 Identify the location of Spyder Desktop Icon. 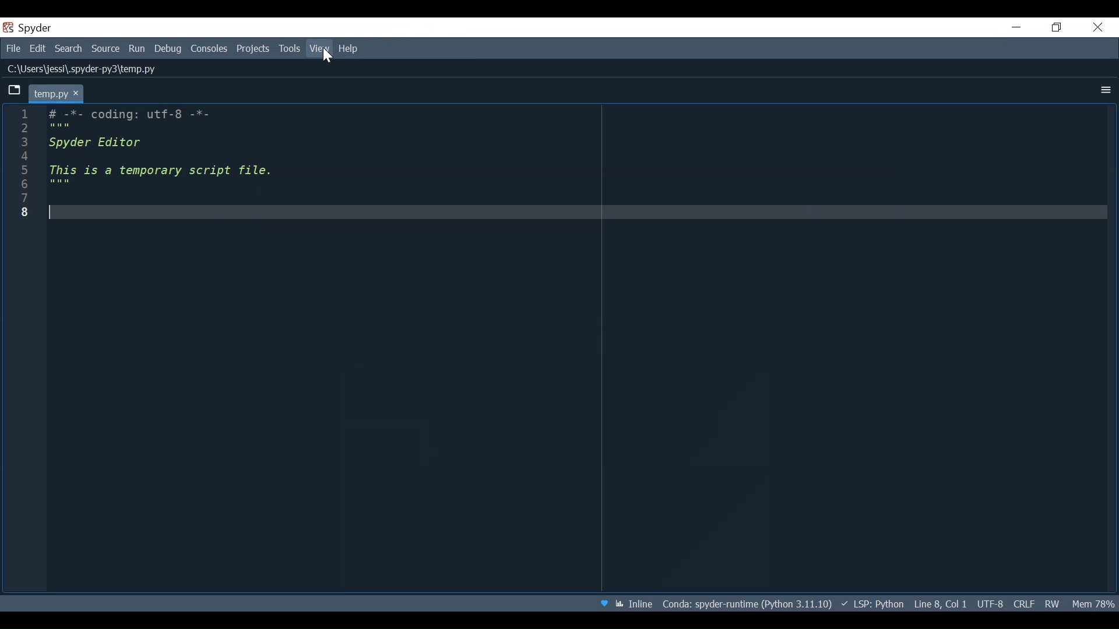
(7, 29).